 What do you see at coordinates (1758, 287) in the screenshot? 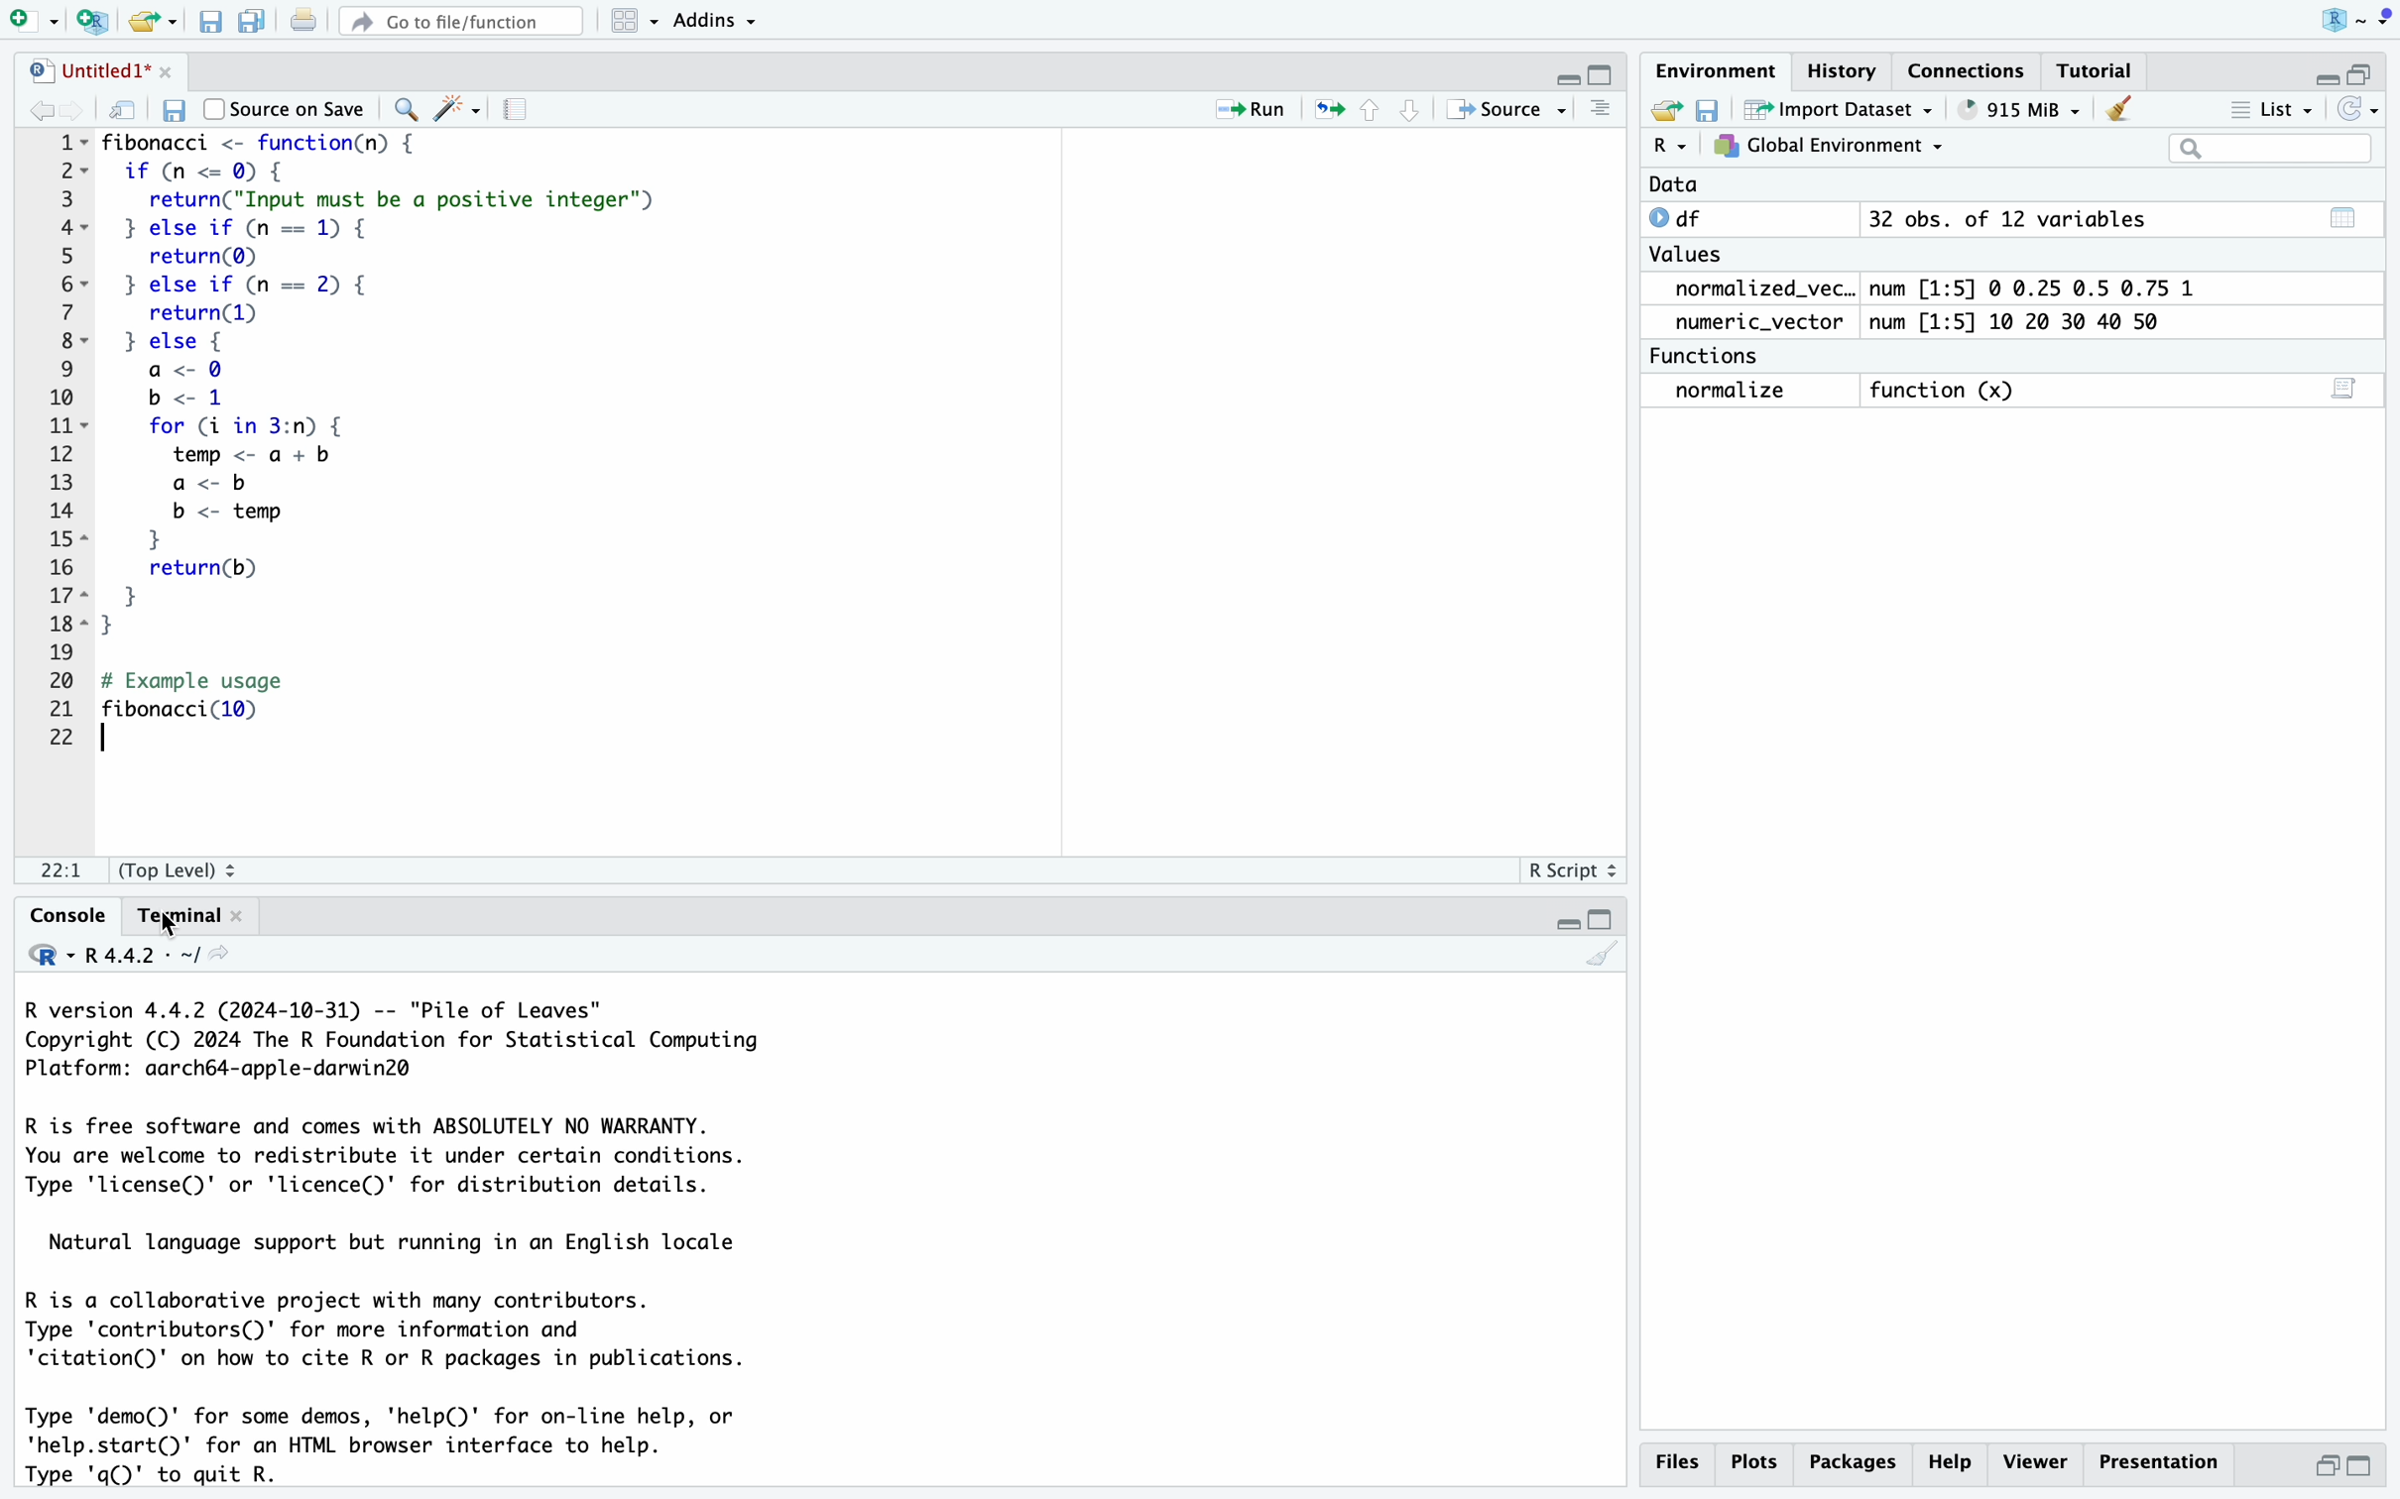
I see `normalized_vec..` at bounding box center [1758, 287].